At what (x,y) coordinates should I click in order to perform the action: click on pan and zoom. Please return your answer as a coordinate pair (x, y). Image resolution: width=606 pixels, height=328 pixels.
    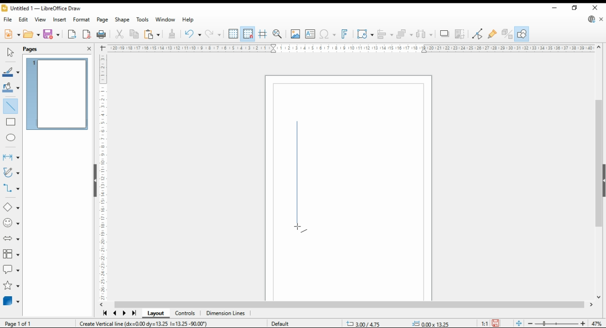
    Looking at the image, I should click on (277, 34).